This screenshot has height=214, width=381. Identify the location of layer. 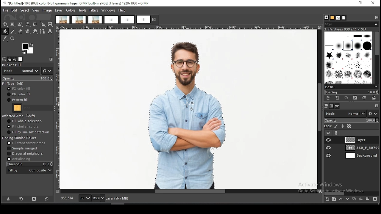
(361, 140).